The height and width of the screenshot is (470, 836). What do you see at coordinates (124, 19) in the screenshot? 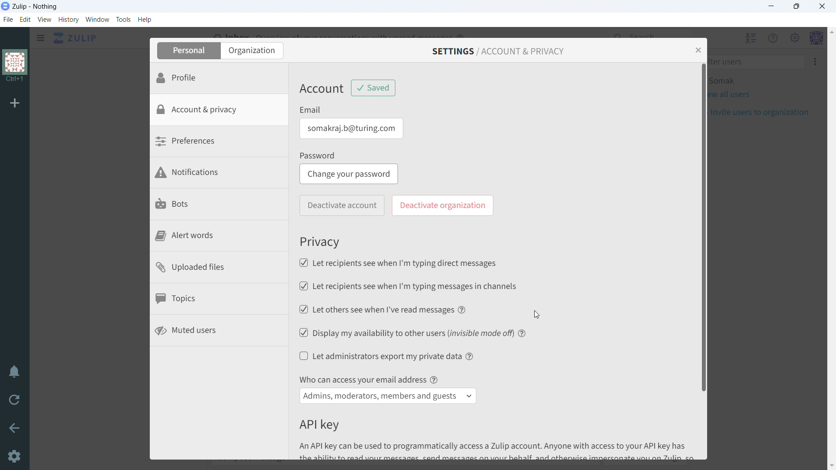
I see `tools` at bounding box center [124, 19].